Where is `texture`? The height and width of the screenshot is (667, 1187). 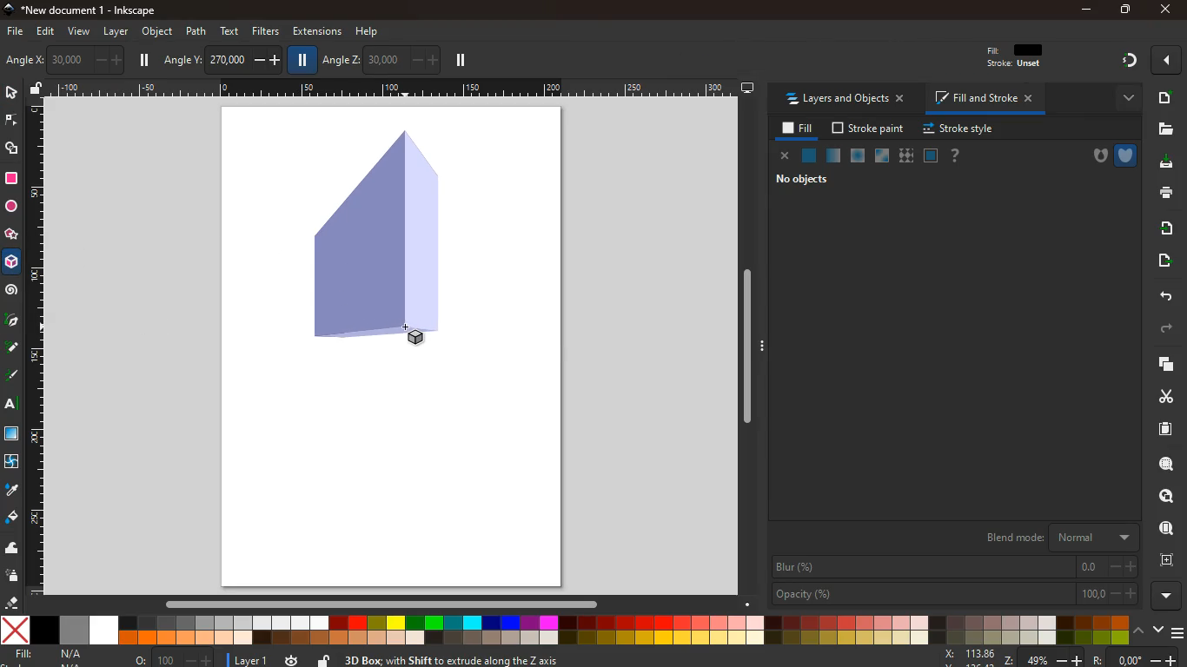 texture is located at coordinates (906, 155).